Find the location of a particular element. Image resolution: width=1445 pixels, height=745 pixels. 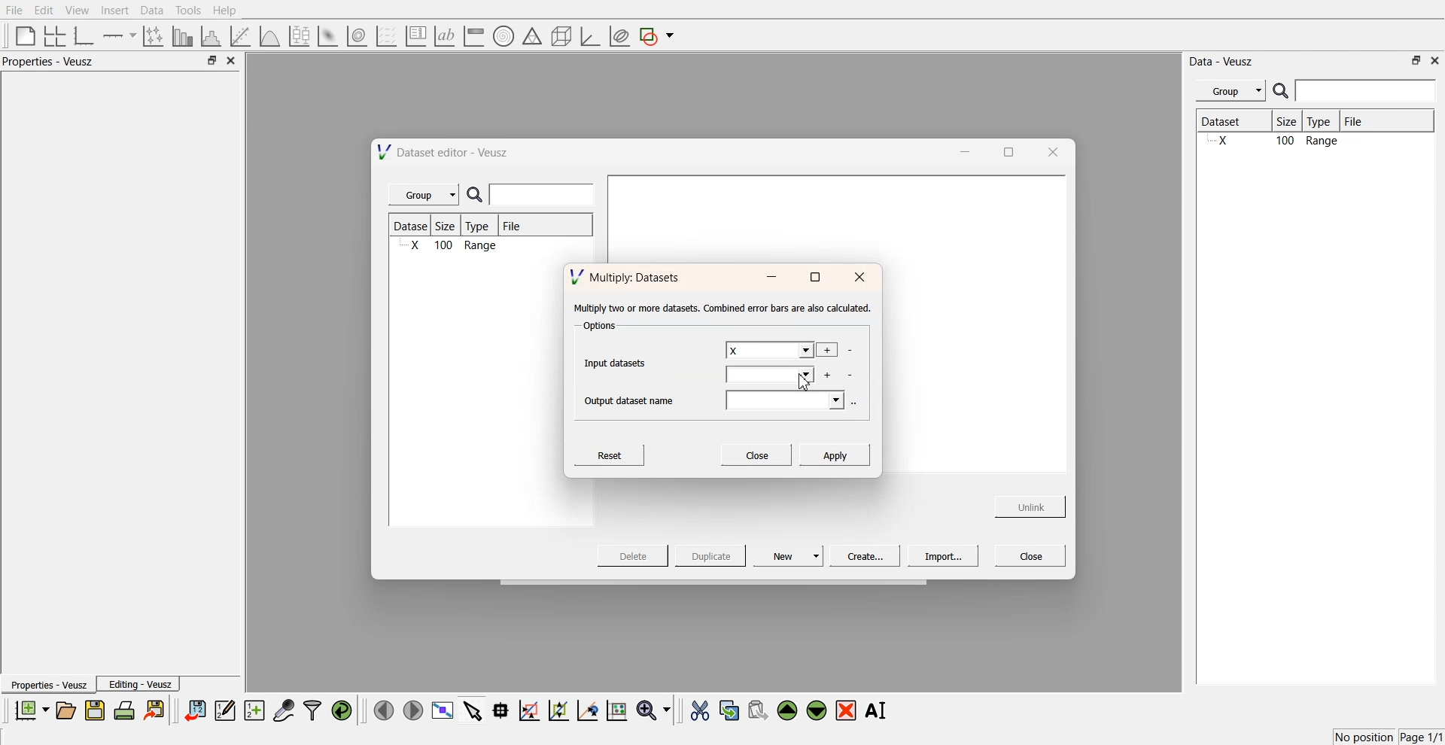

Multiply: Datasets is located at coordinates (627, 275).